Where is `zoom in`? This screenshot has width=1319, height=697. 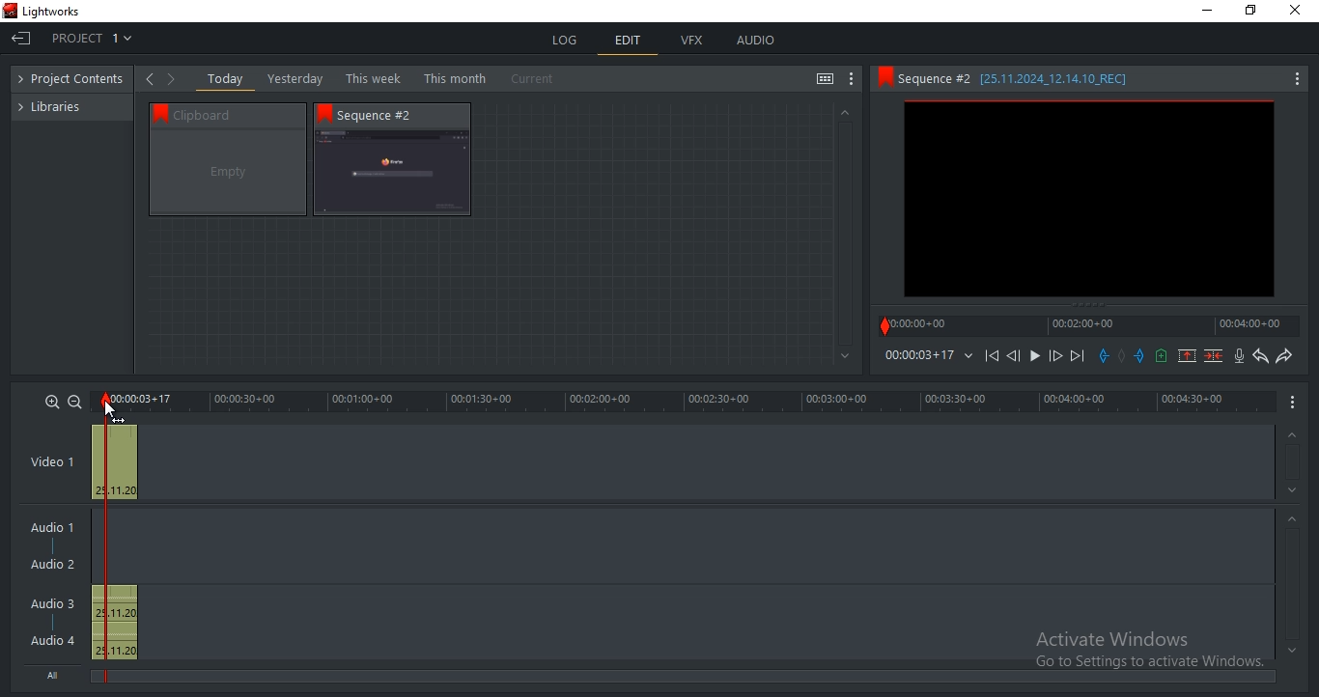 zoom in is located at coordinates (52, 401).